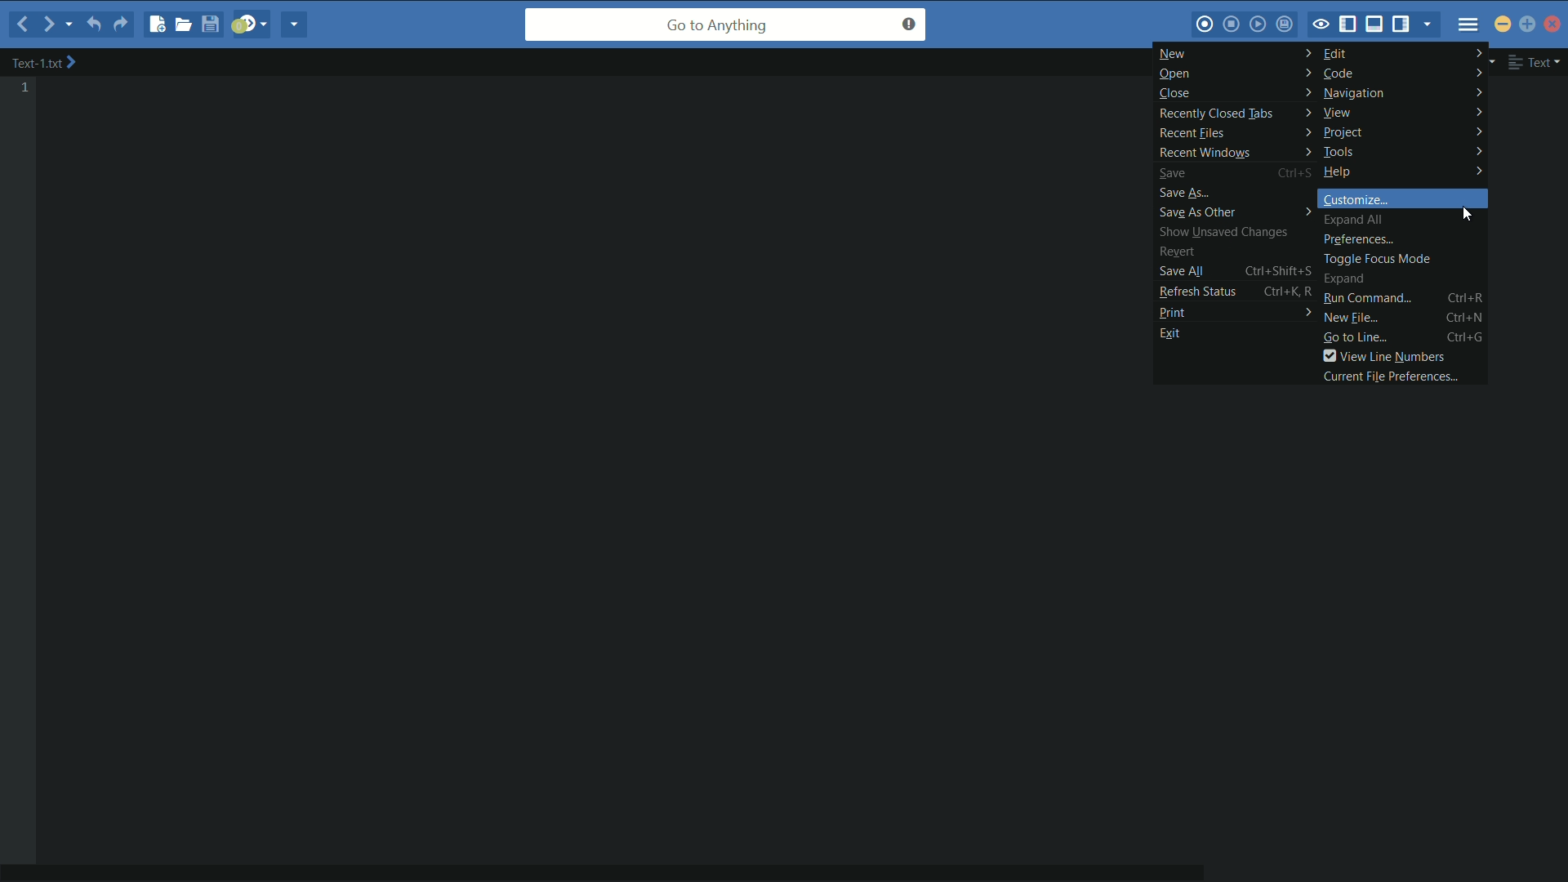 The width and height of the screenshot is (1568, 882). What do you see at coordinates (156, 24) in the screenshot?
I see `new file` at bounding box center [156, 24].